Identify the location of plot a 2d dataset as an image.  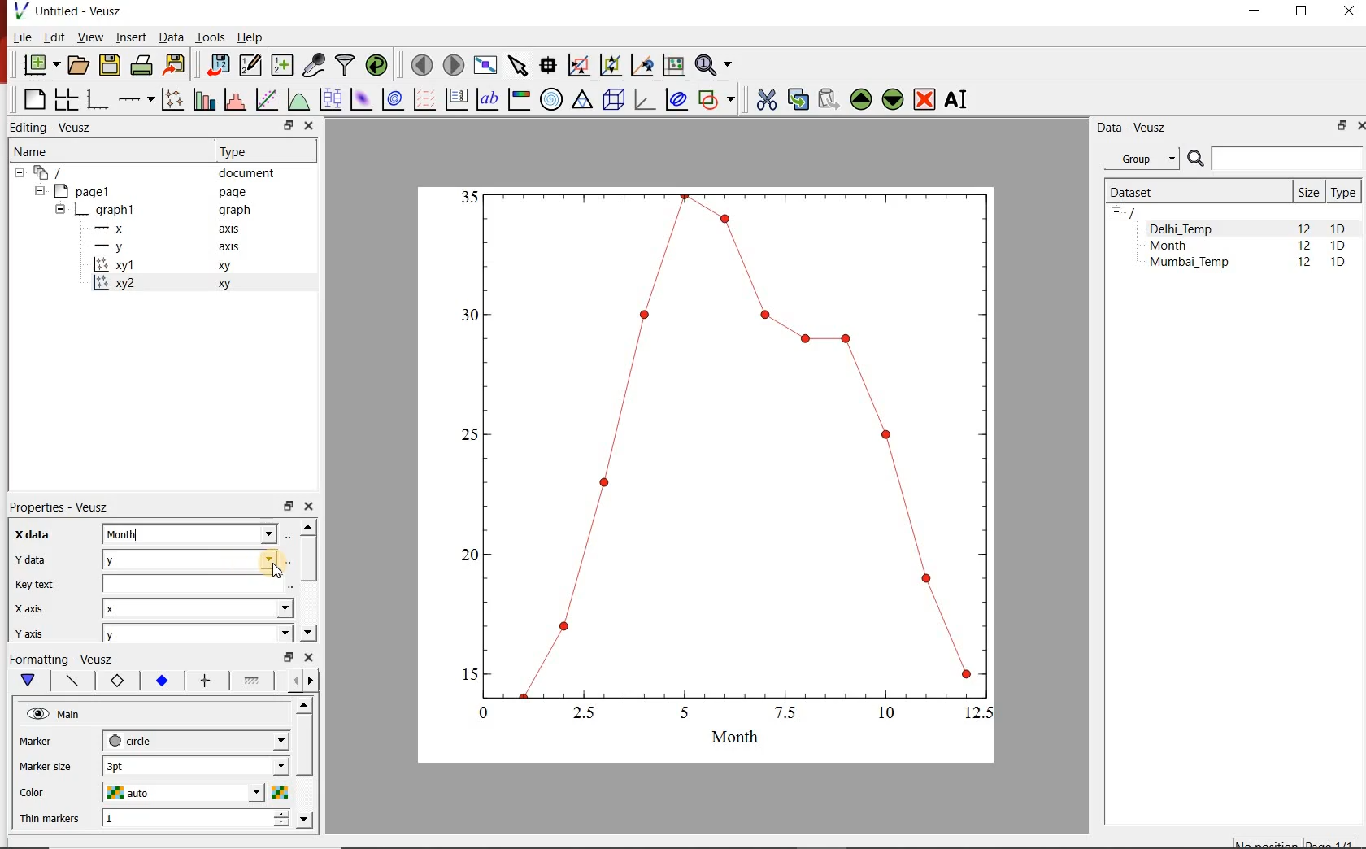
(363, 99).